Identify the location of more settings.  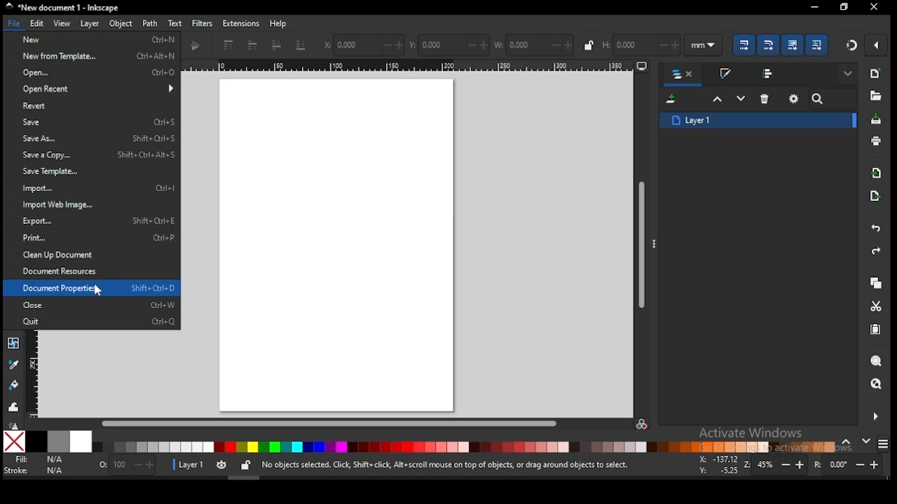
(874, 416).